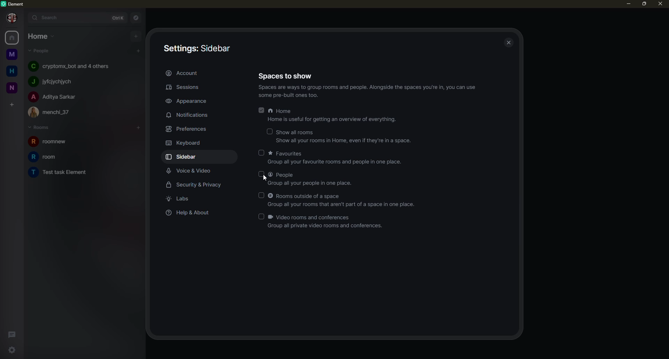  Describe the element at coordinates (54, 142) in the screenshot. I see `room` at that location.